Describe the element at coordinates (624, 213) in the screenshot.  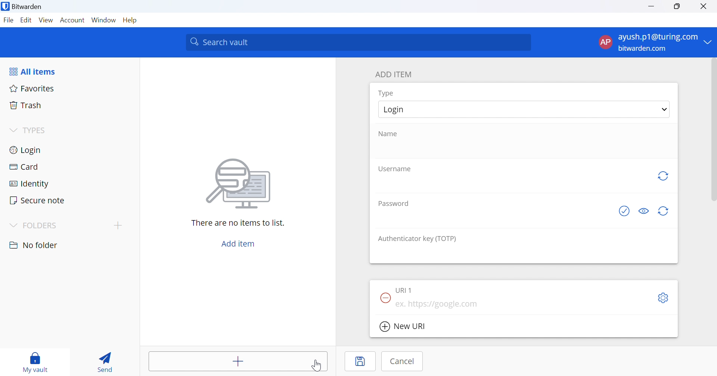
I see `Check if password has been exposed` at that location.